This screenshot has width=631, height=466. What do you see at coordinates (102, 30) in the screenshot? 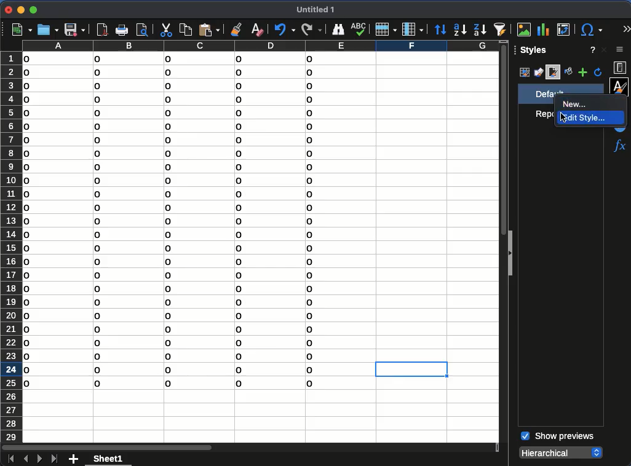
I see `pdf viewer` at bounding box center [102, 30].